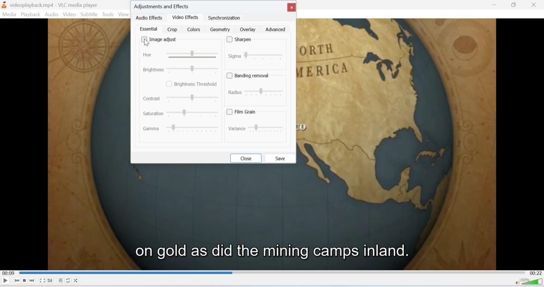 This screenshot has width=544, height=287. Describe the element at coordinates (272, 272) in the screenshot. I see `Playbar` at that location.